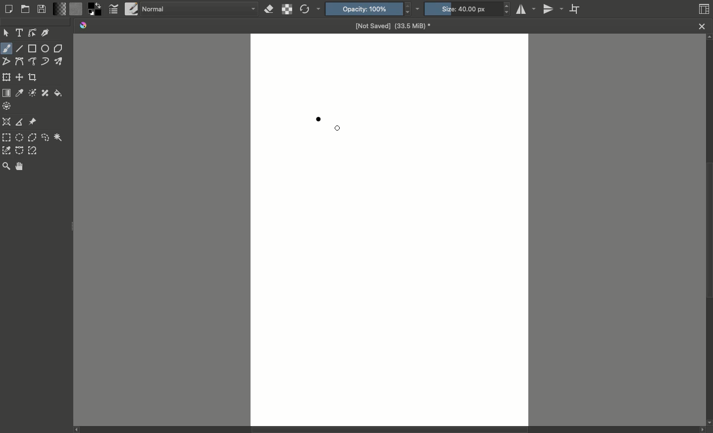 The width and height of the screenshot is (713, 433). What do you see at coordinates (26, 9) in the screenshot?
I see `Open` at bounding box center [26, 9].